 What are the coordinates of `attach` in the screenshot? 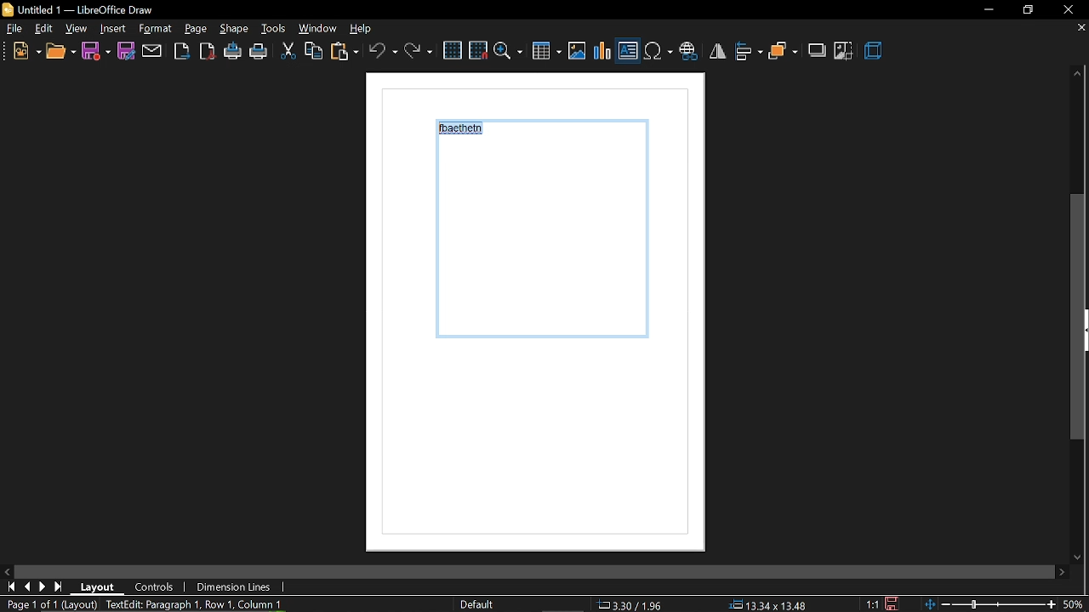 It's located at (151, 52).